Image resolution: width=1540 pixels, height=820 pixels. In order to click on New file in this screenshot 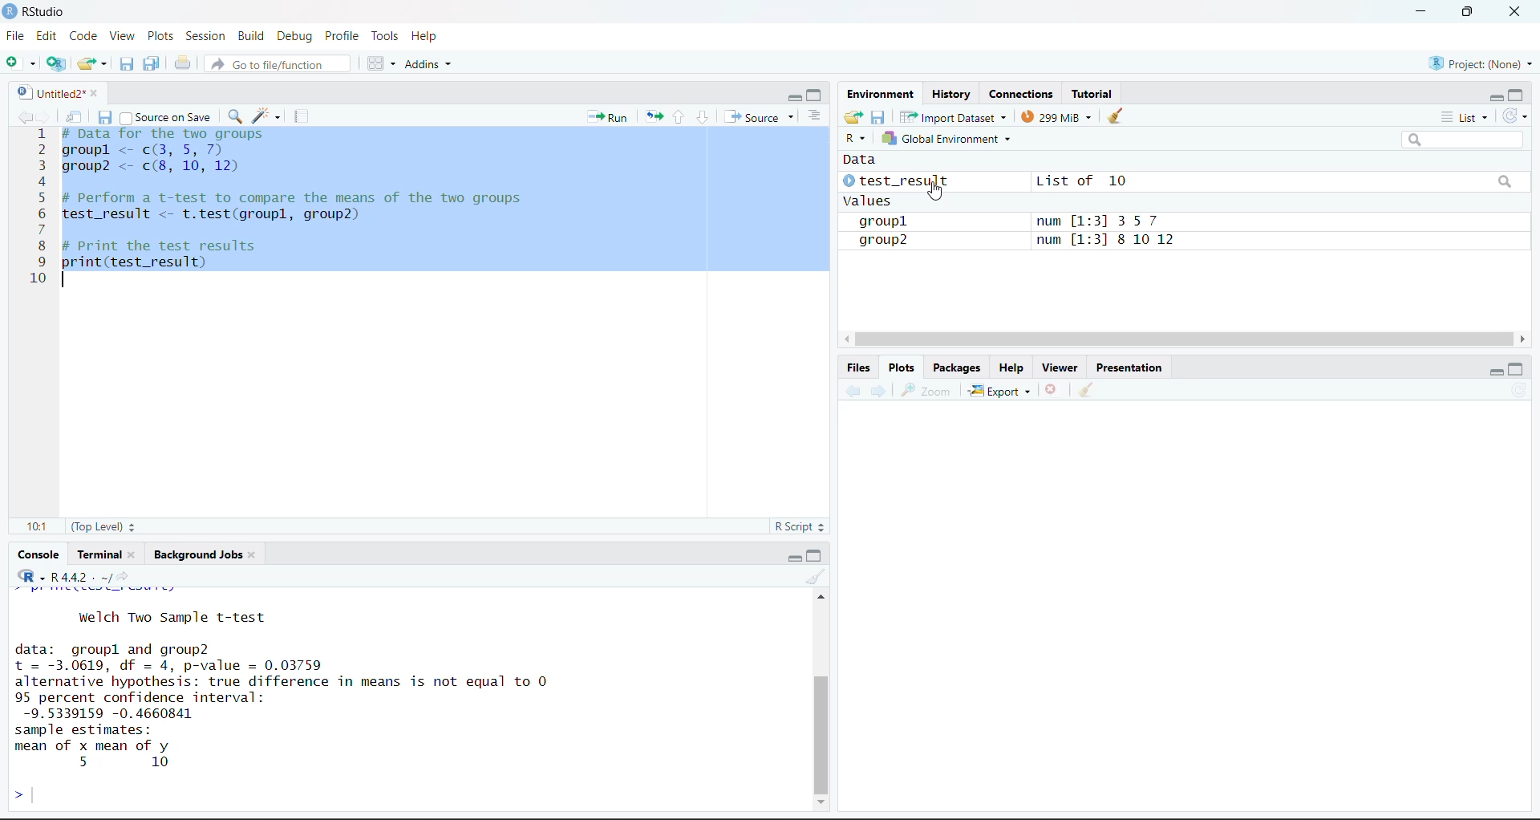, I will do `click(21, 64)`.